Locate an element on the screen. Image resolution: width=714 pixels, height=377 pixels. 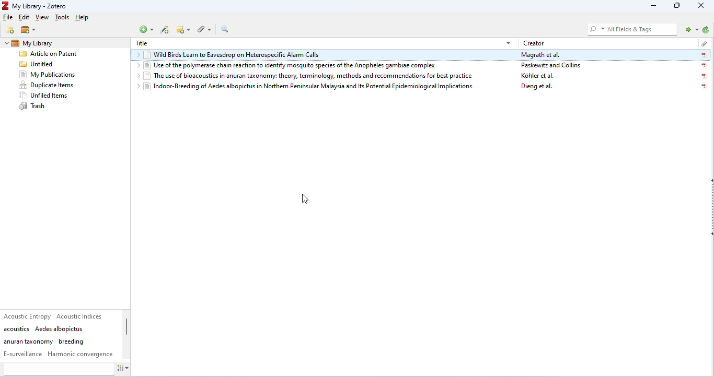
creator is located at coordinates (535, 43).